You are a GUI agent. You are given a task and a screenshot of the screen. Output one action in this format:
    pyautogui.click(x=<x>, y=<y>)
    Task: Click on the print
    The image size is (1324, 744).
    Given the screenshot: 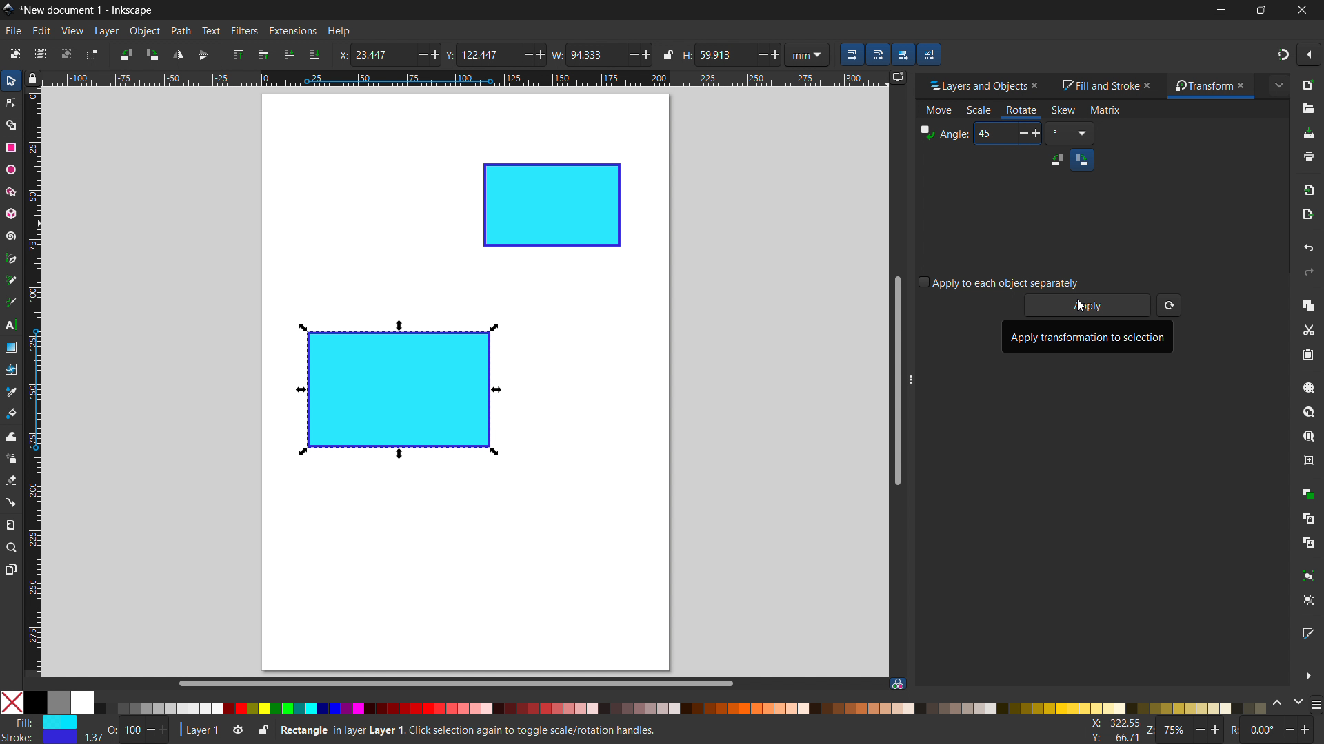 What is the action you would take?
    pyautogui.click(x=1310, y=156)
    